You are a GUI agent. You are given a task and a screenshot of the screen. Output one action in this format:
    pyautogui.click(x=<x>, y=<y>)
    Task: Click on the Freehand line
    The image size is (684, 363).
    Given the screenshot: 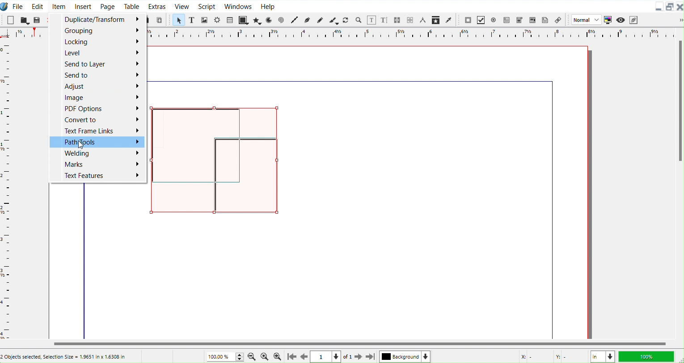 What is the action you would take?
    pyautogui.click(x=319, y=20)
    